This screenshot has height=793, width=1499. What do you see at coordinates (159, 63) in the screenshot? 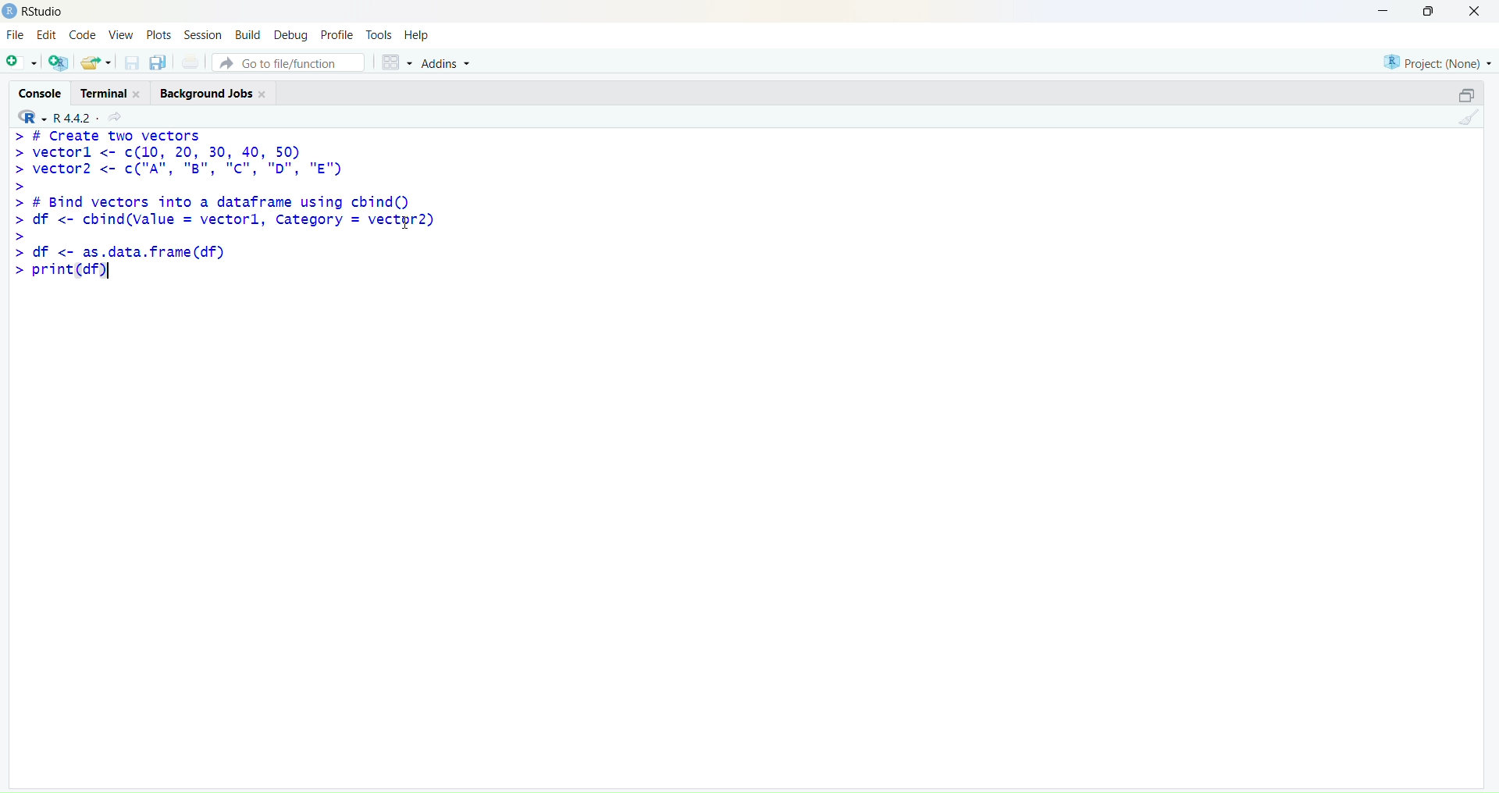
I see `save all open document` at bounding box center [159, 63].